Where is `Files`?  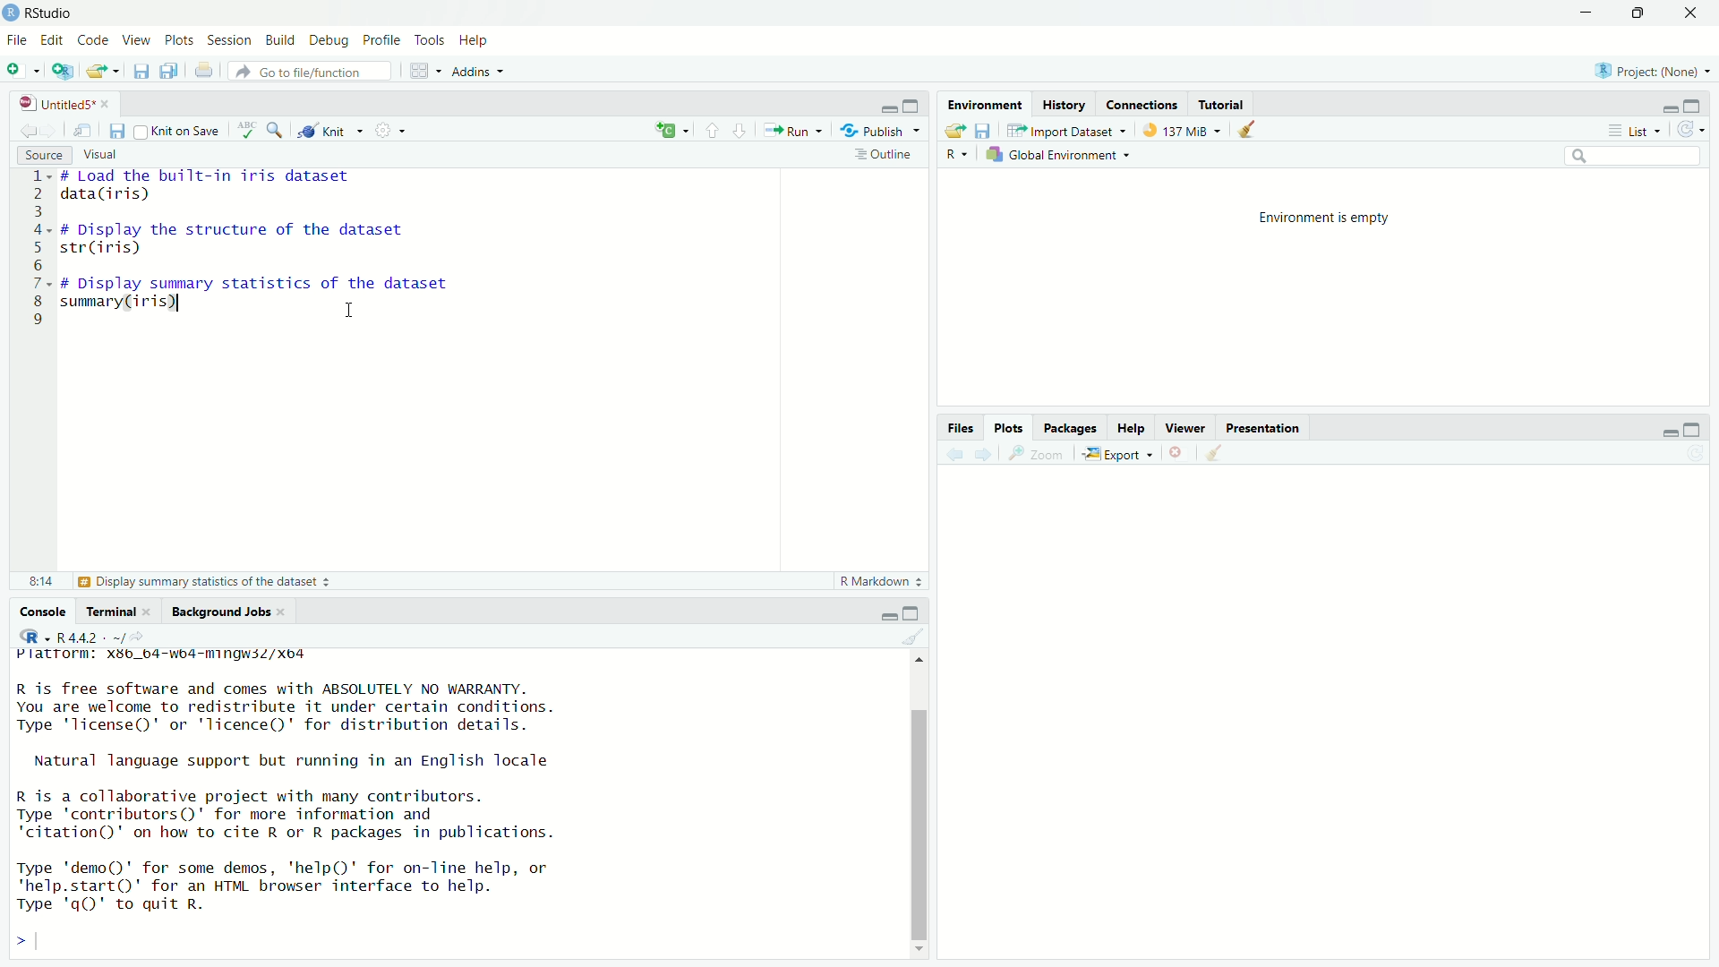 Files is located at coordinates (961, 427).